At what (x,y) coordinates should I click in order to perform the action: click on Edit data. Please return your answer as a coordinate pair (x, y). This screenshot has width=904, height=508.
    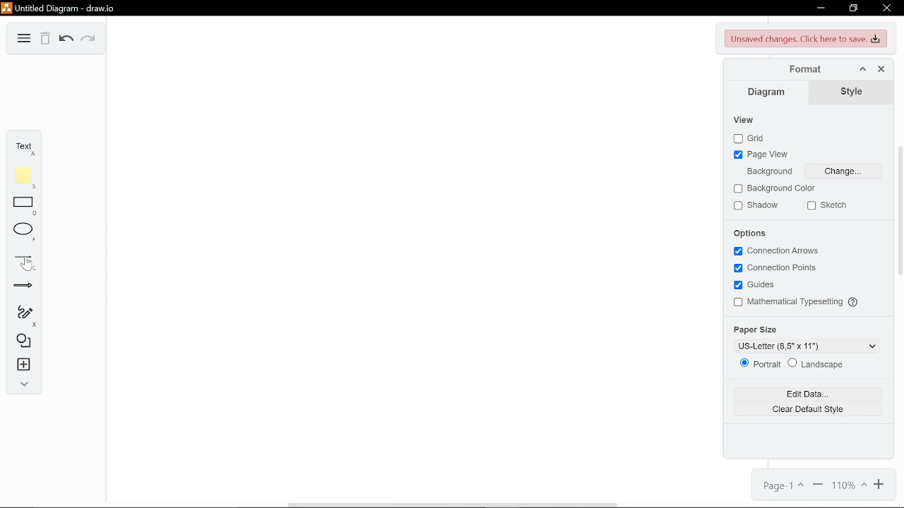
    Looking at the image, I should click on (799, 392).